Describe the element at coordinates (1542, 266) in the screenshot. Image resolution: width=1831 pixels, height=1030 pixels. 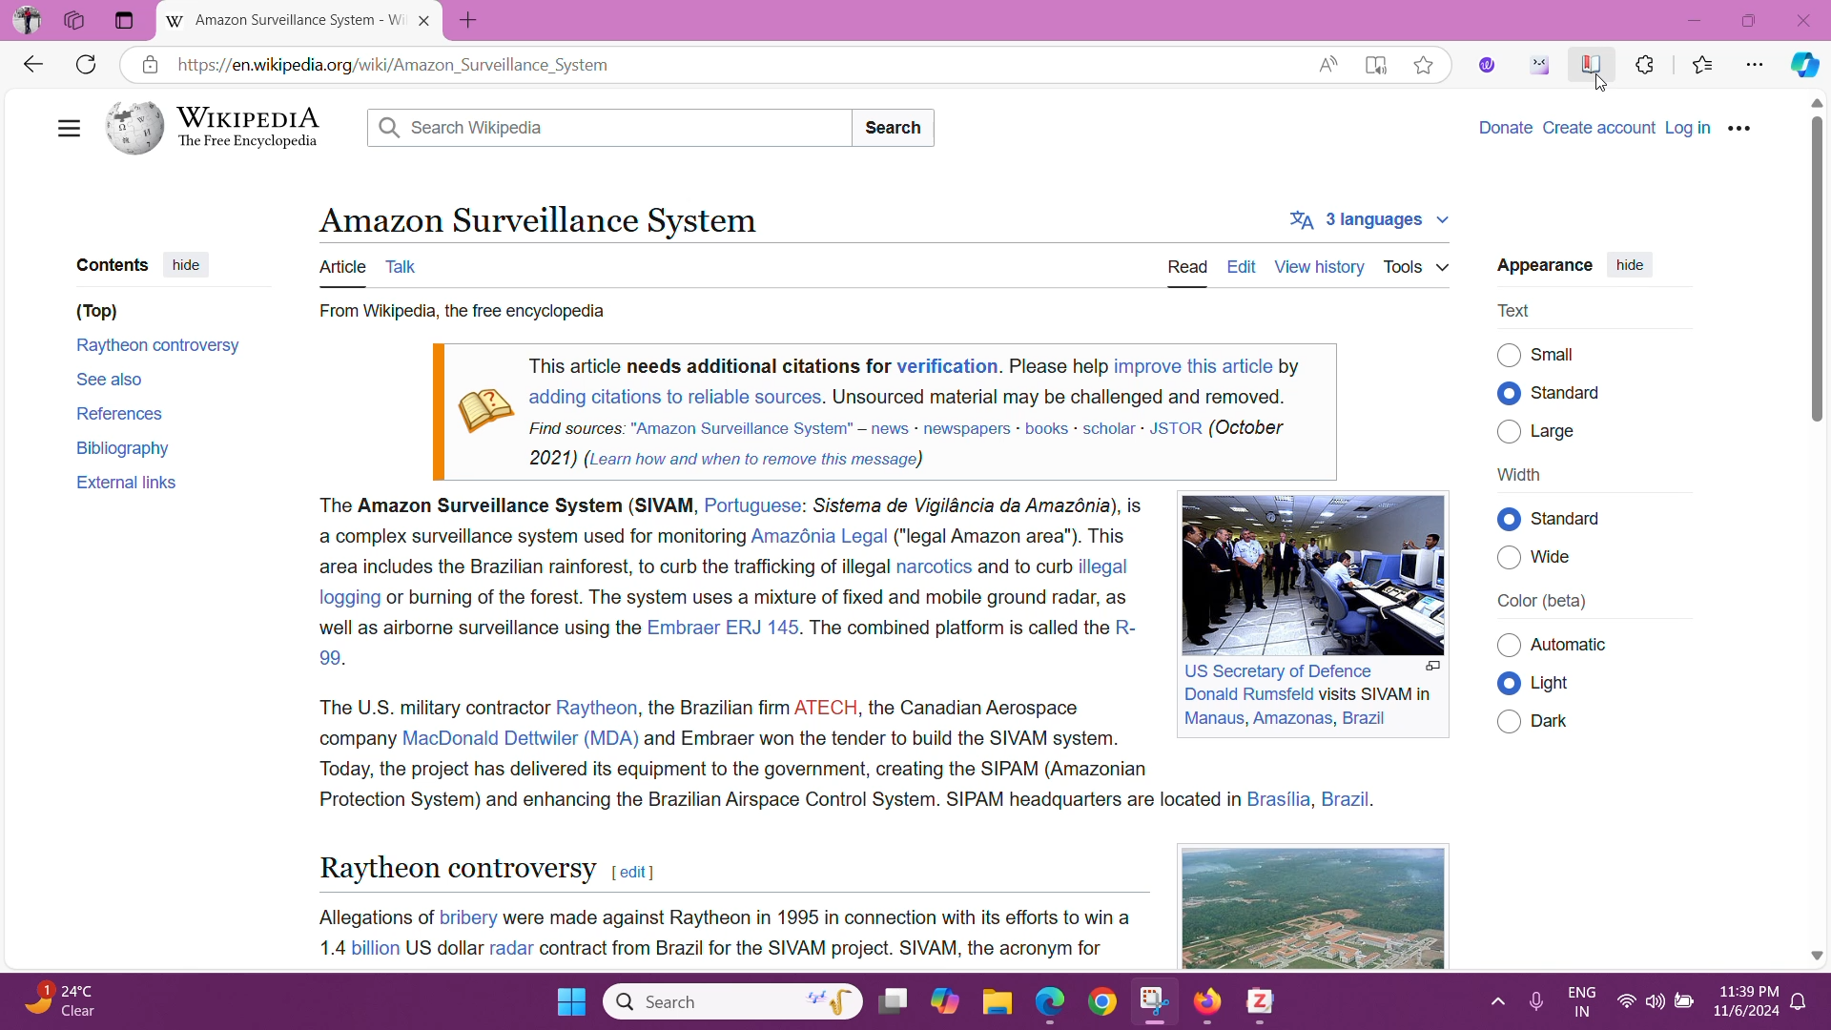
I see `Appearance` at that location.